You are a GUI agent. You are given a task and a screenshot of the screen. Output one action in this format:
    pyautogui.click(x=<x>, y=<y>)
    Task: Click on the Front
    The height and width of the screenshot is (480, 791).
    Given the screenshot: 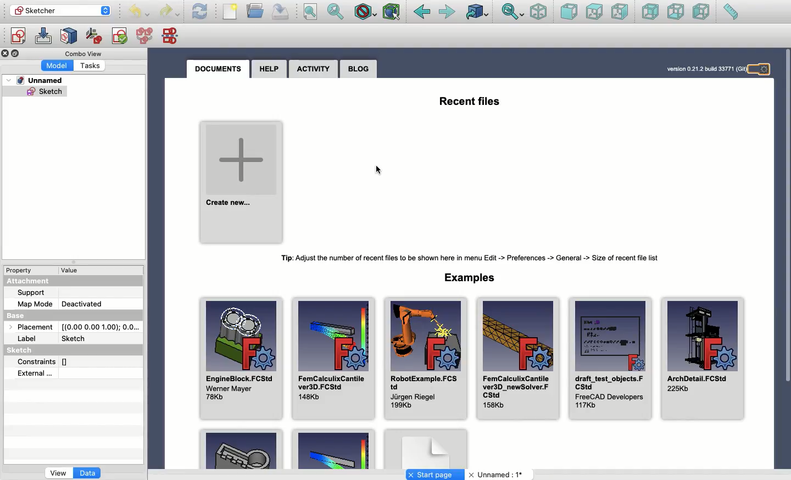 What is the action you would take?
    pyautogui.click(x=568, y=13)
    